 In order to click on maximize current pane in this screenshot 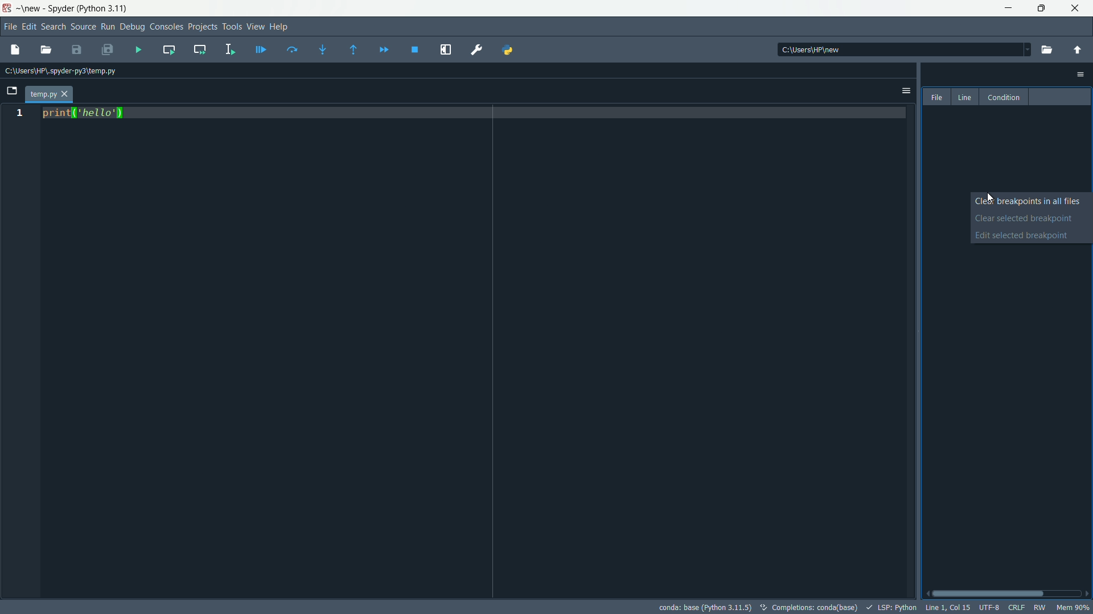, I will do `click(446, 51)`.